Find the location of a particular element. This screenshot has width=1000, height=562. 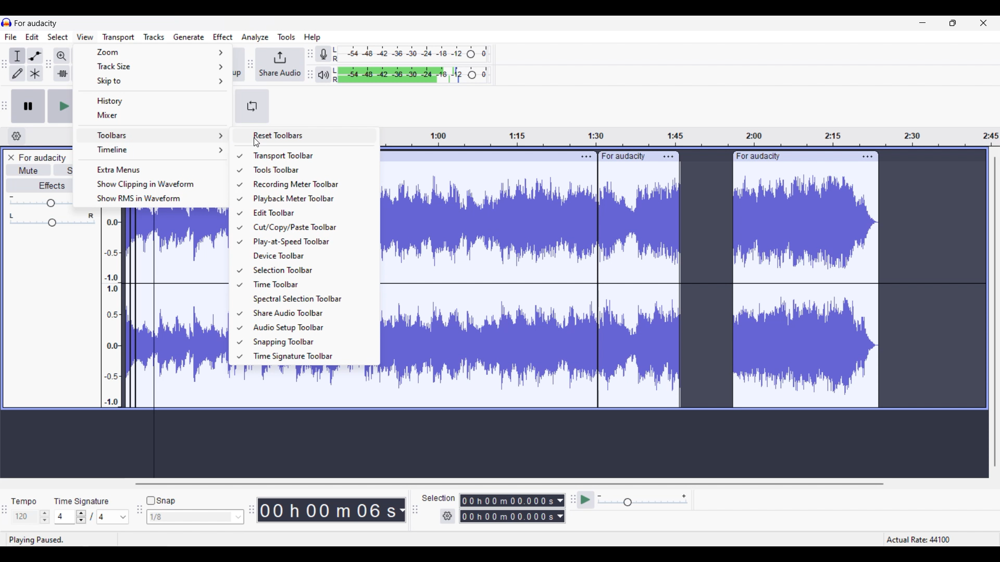

Skip to options is located at coordinates (153, 81).